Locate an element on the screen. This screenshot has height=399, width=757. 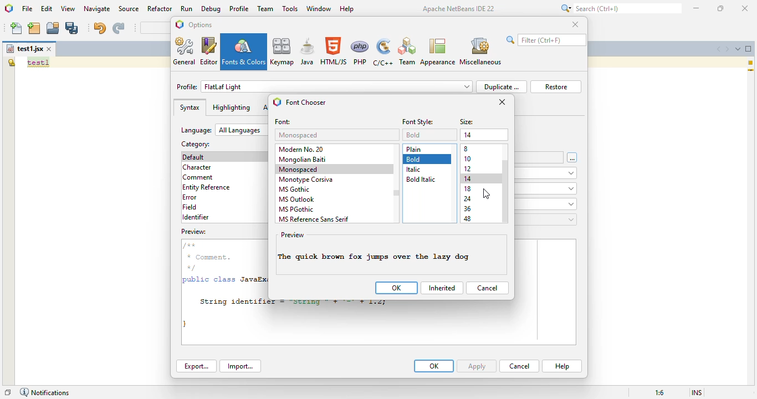
monospaced is located at coordinates (299, 135).